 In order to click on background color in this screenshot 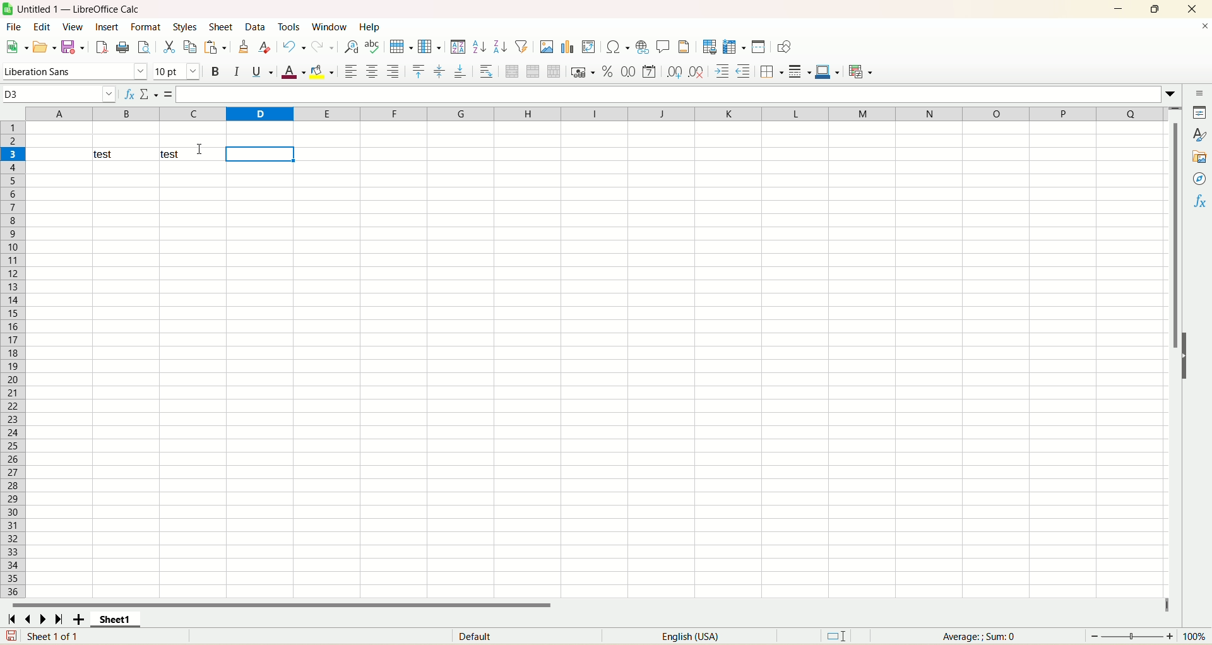, I will do `click(322, 71)`.